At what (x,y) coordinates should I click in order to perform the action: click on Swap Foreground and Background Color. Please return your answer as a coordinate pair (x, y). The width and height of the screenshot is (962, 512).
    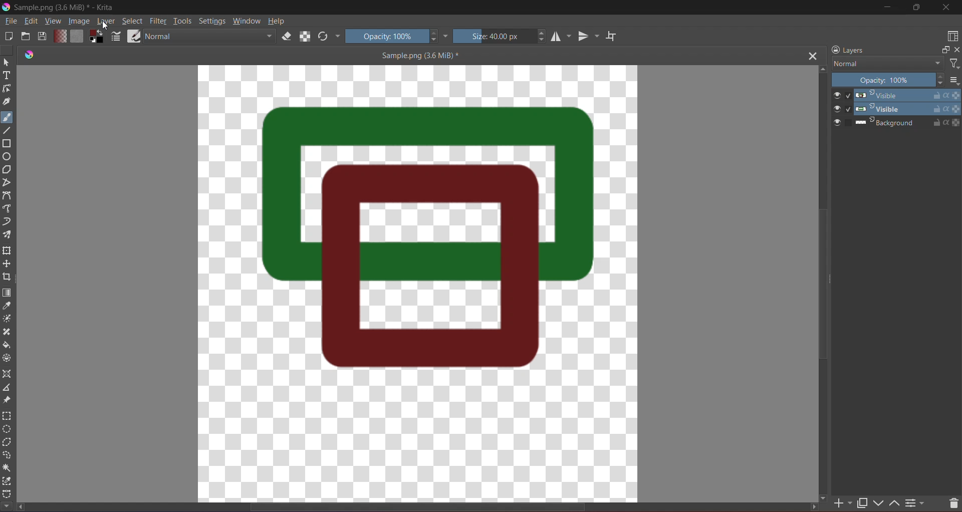
    Looking at the image, I should click on (96, 37).